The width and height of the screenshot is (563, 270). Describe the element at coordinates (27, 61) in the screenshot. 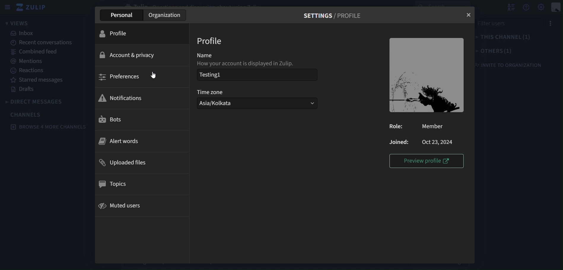

I see `mentions` at that location.